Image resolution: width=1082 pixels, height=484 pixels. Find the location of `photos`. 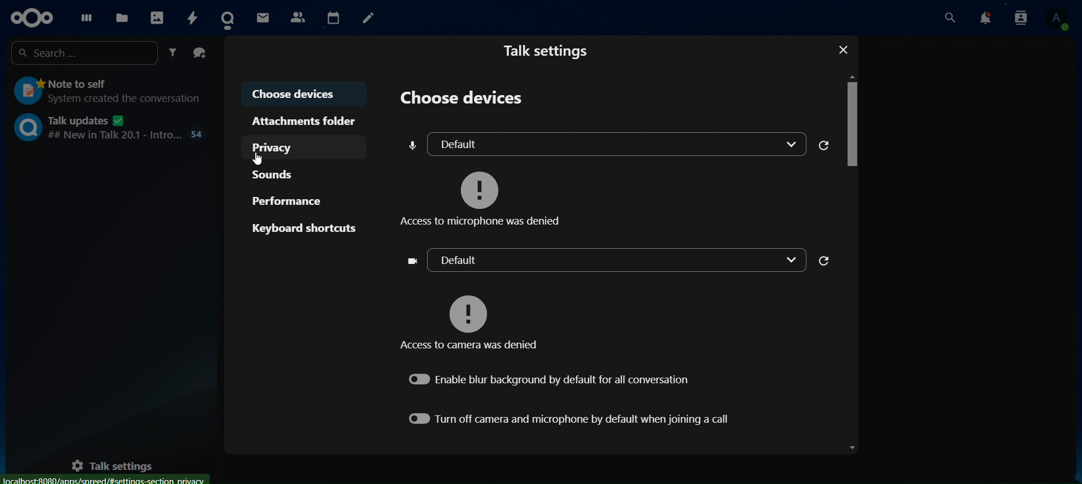

photos is located at coordinates (156, 16).